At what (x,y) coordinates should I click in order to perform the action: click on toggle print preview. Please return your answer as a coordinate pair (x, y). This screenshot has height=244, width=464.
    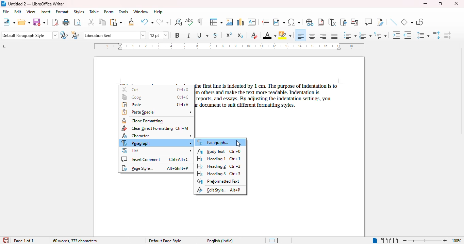
    Looking at the image, I should click on (78, 22).